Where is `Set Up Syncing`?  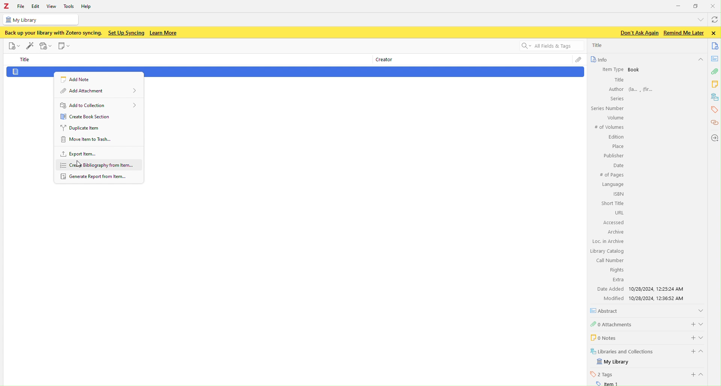 Set Up Syncing is located at coordinates (126, 33).